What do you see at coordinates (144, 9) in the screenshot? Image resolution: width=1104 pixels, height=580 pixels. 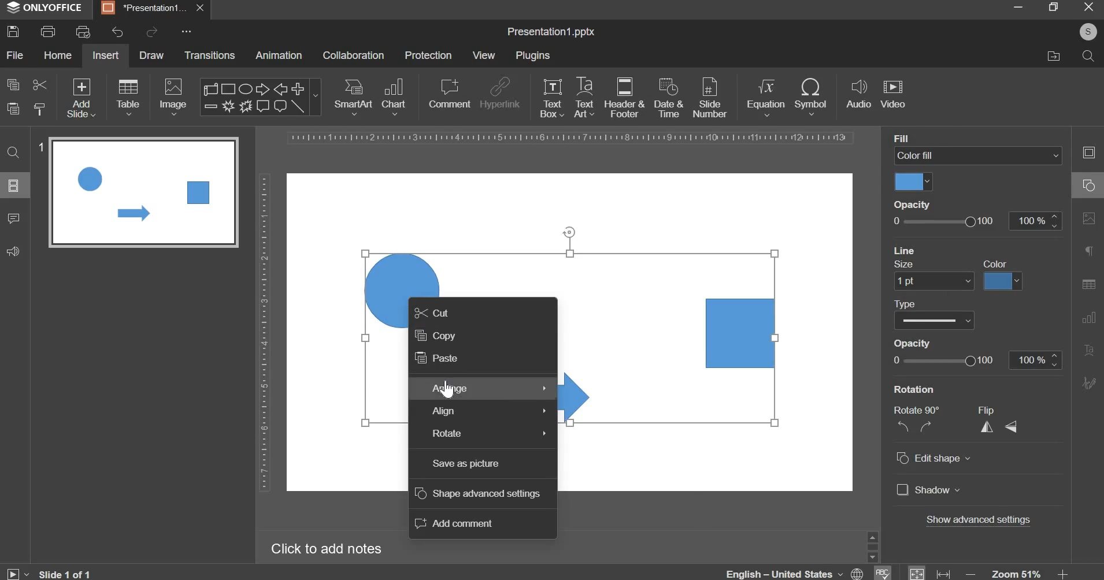 I see `Presentation` at bounding box center [144, 9].